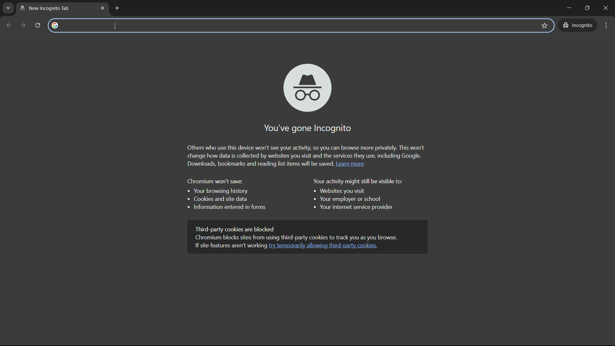 The image size is (615, 346). What do you see at coordinates (324, 246) in the screenshot?
I see `try temporarily allowing third-party cookies.` at bounding box center [324, 246].